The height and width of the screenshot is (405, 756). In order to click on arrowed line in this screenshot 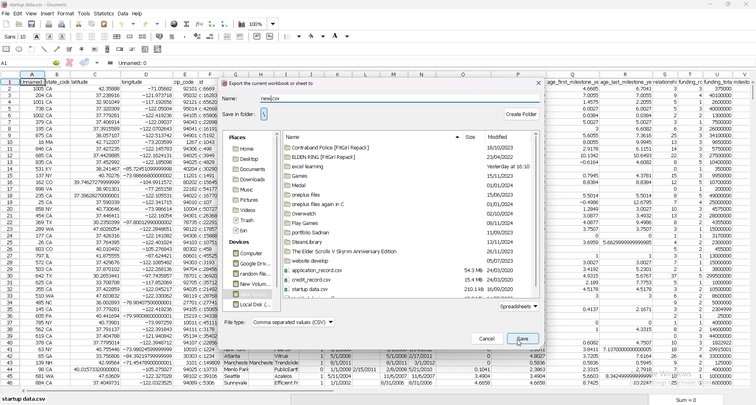, I will do `click(58, 49)`.